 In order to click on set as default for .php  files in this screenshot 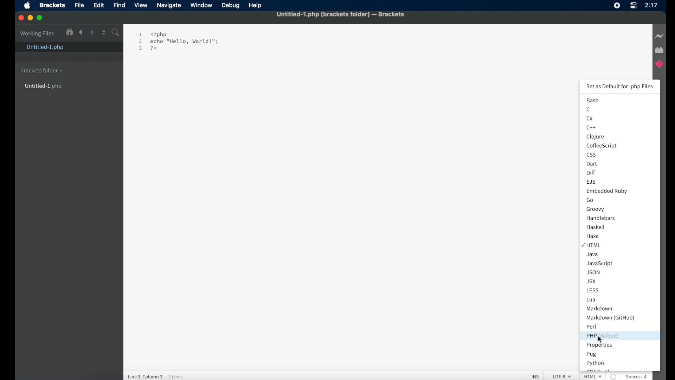, I will do `click(620, 87)`.